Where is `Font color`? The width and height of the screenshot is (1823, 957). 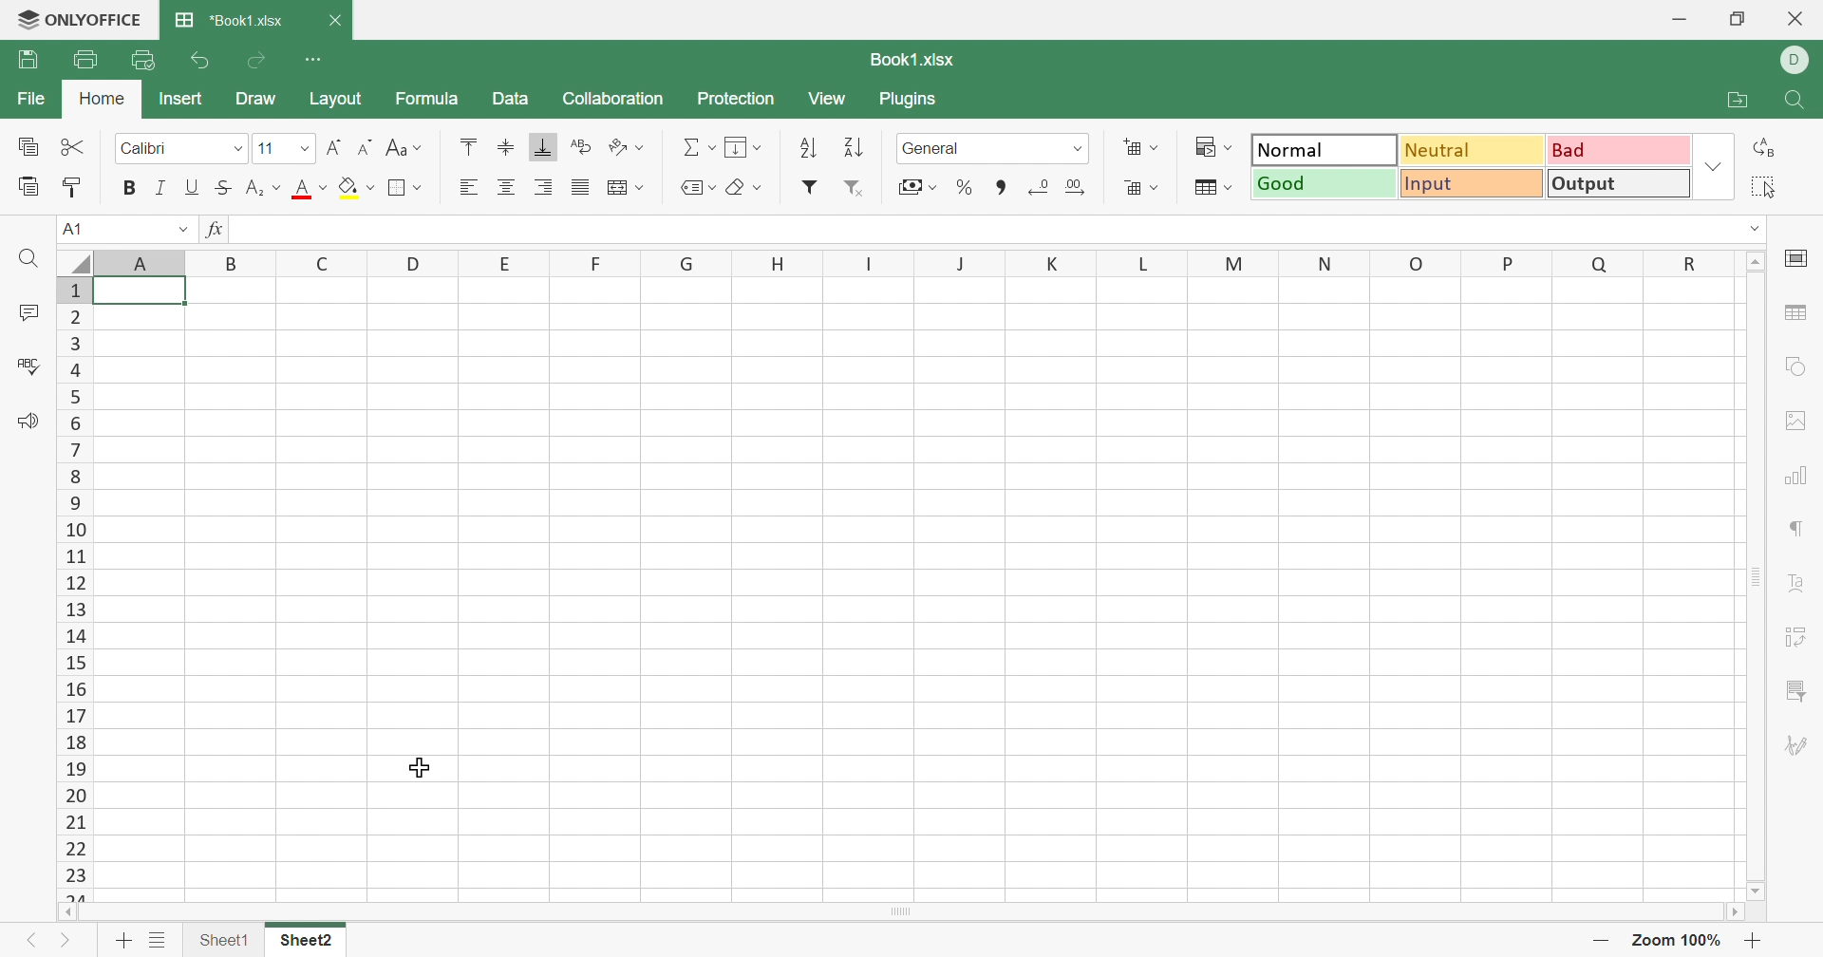
Font color is located at coordinates (300, 189).